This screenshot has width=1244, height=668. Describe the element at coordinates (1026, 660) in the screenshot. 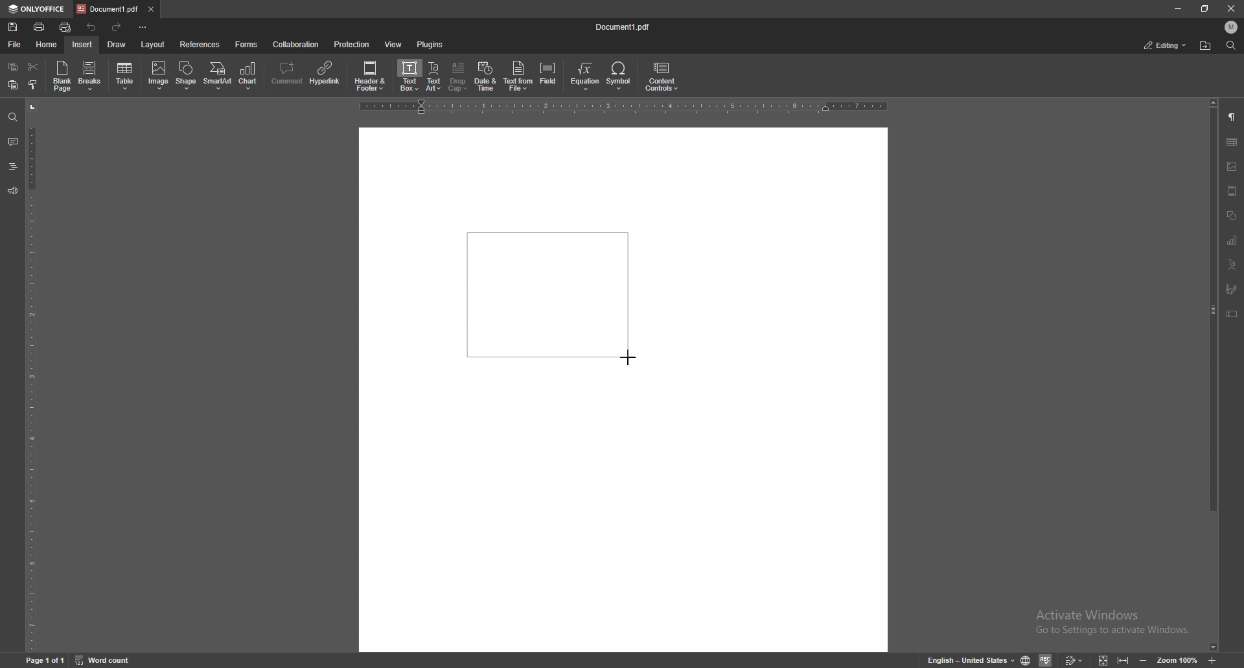

I see `set doc language` at that location.